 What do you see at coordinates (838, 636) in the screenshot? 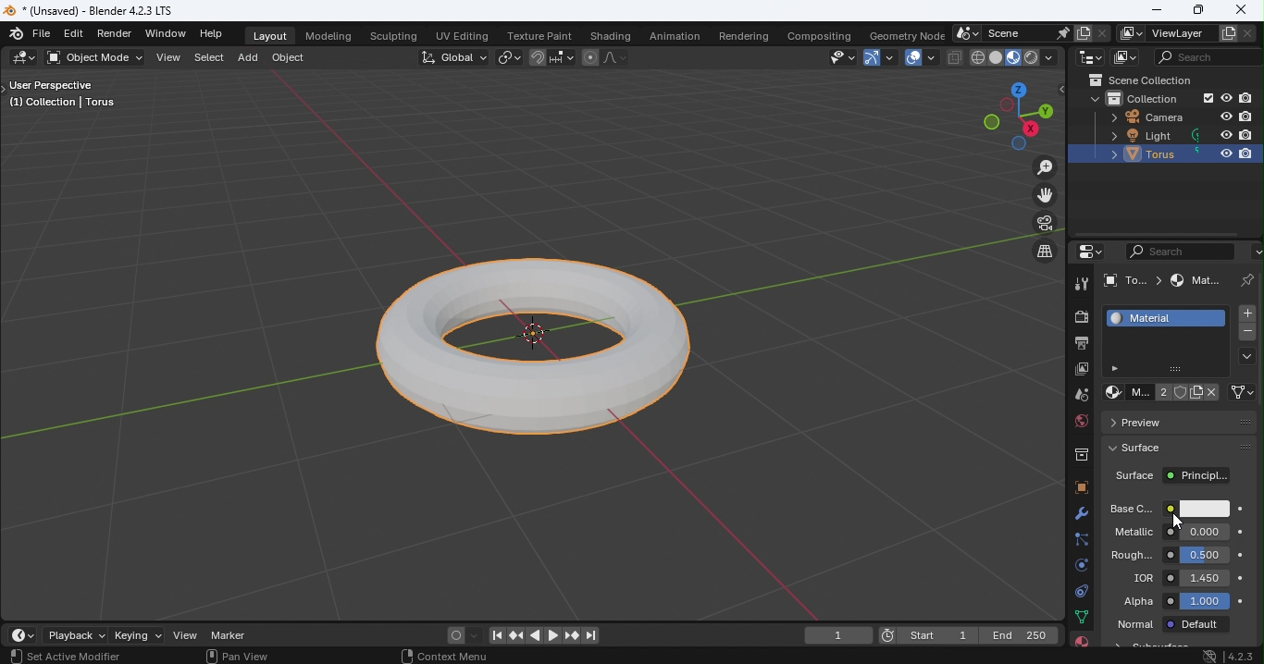
I see `current frame` at bounding box center [838, 636].